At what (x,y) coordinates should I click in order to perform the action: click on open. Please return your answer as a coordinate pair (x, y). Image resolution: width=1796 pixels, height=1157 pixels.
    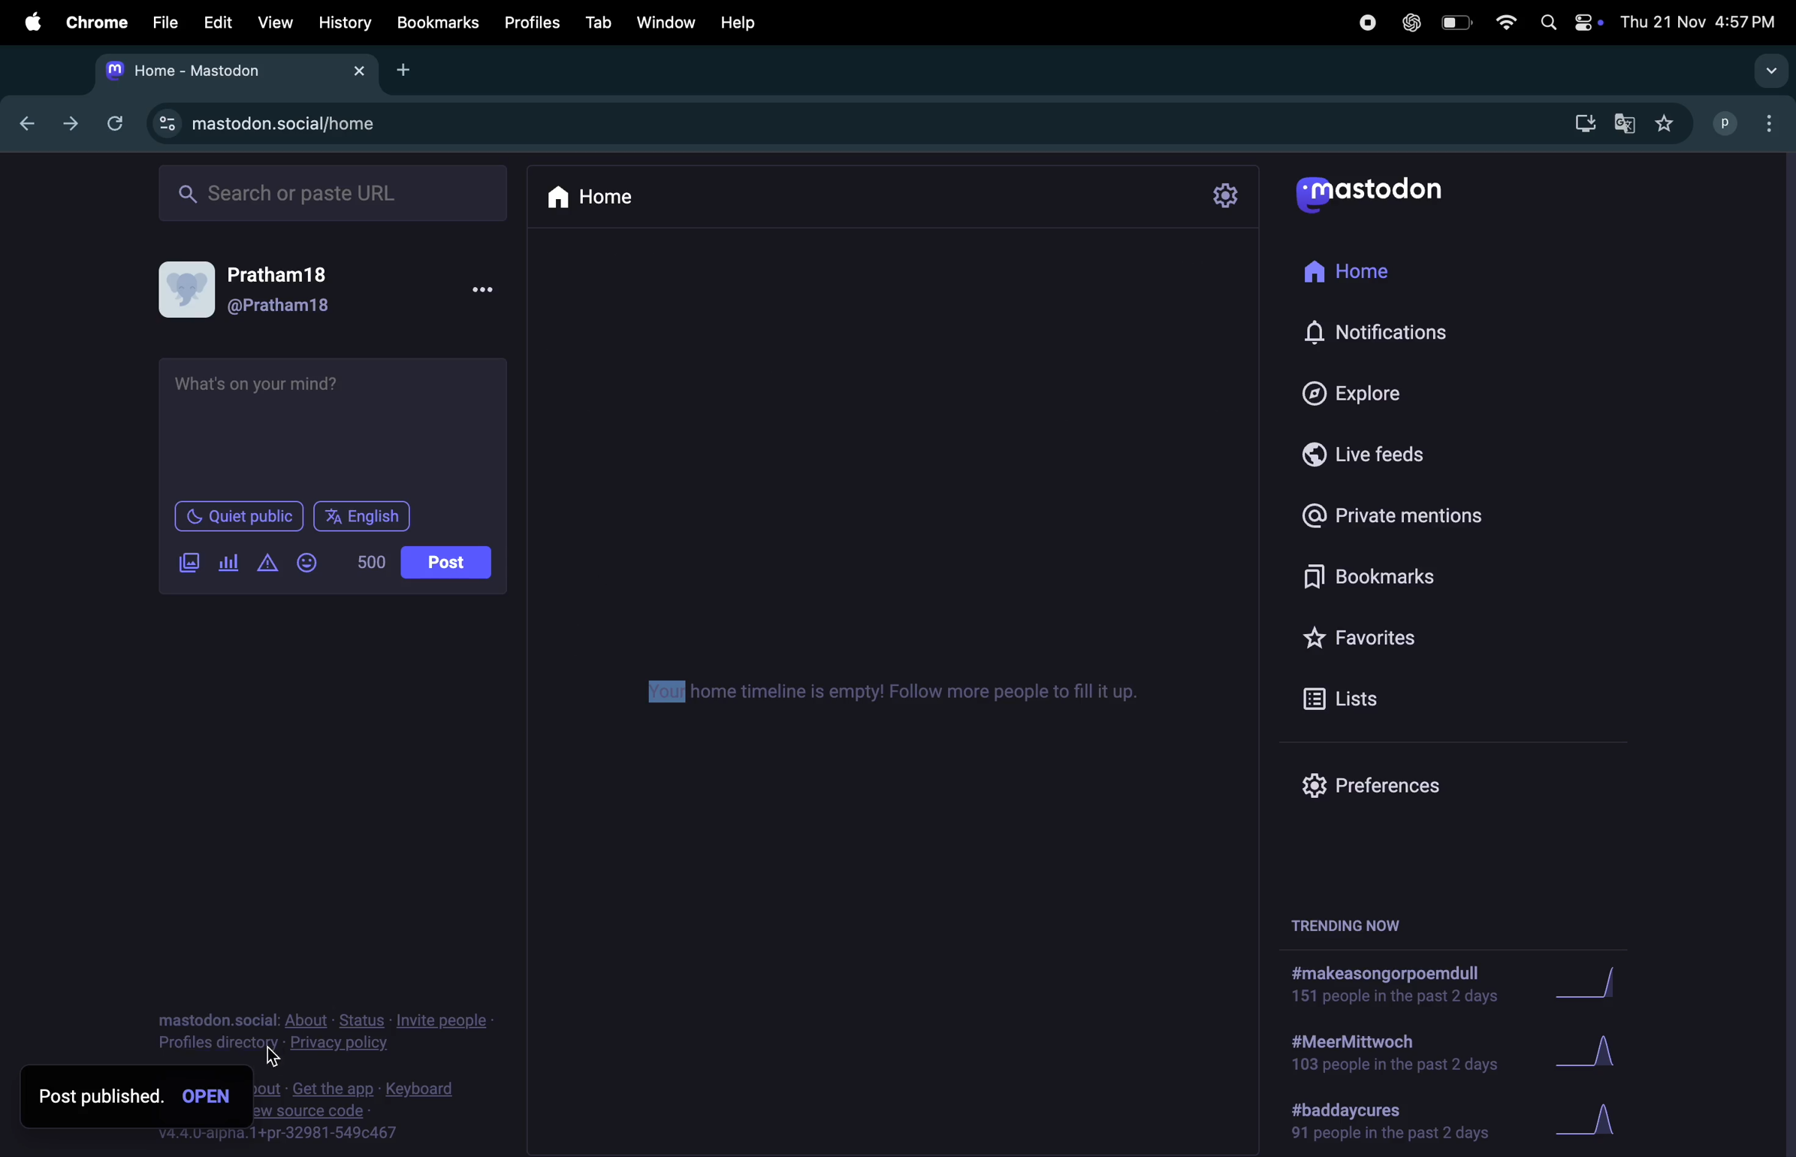
    Looking at the image, I should click on (212, 1098).